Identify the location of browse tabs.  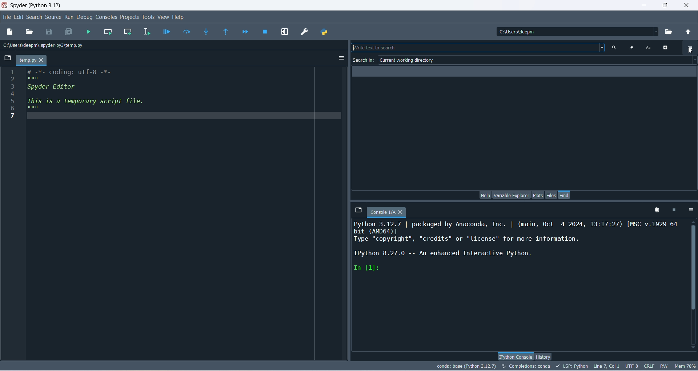
(6, 58).